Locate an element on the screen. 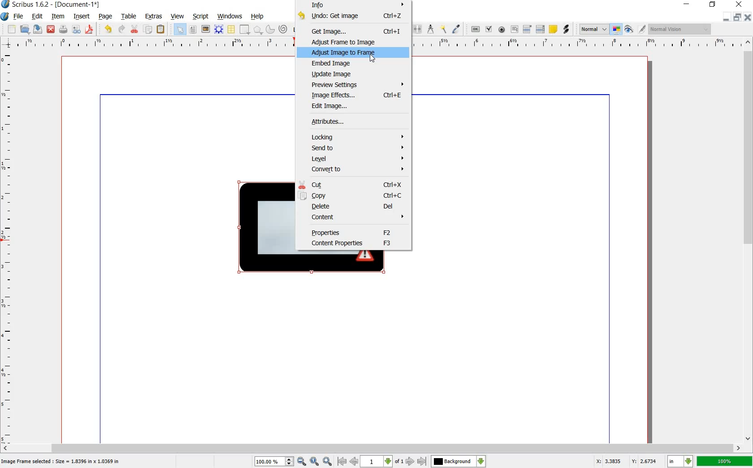  adjust image to frame is located at coordinates (350, 53).